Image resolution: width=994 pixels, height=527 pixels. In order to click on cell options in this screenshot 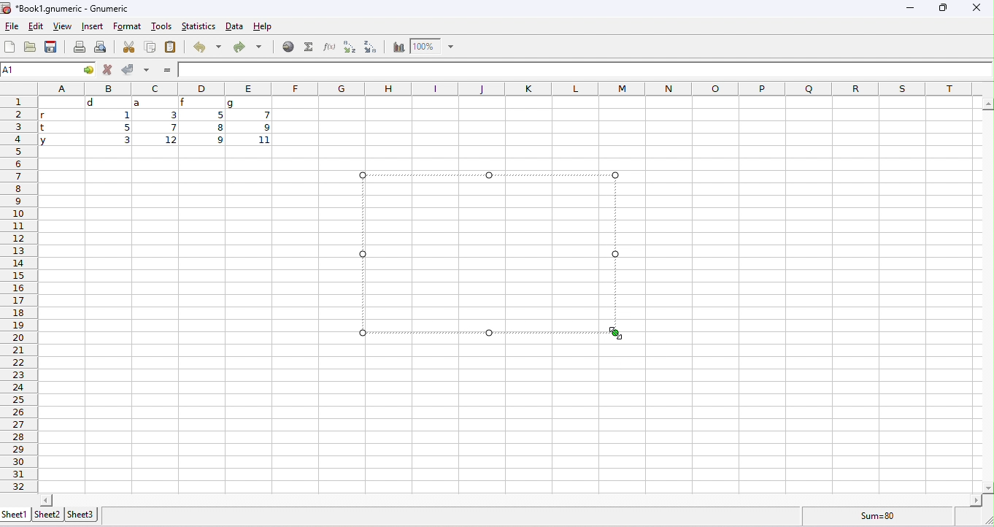, I will do `click(85, 70)`.